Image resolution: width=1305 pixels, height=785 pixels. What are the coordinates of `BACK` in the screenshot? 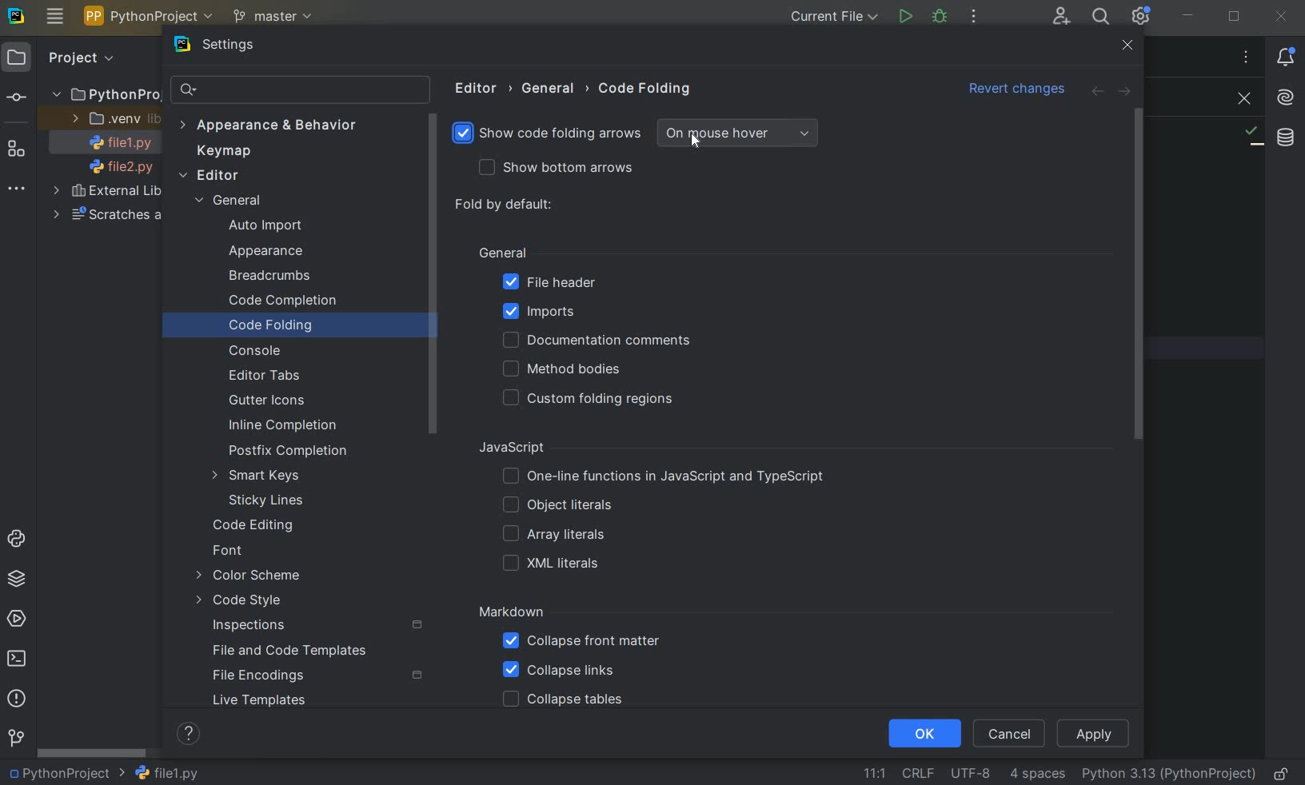 It's located at (1096, 93).